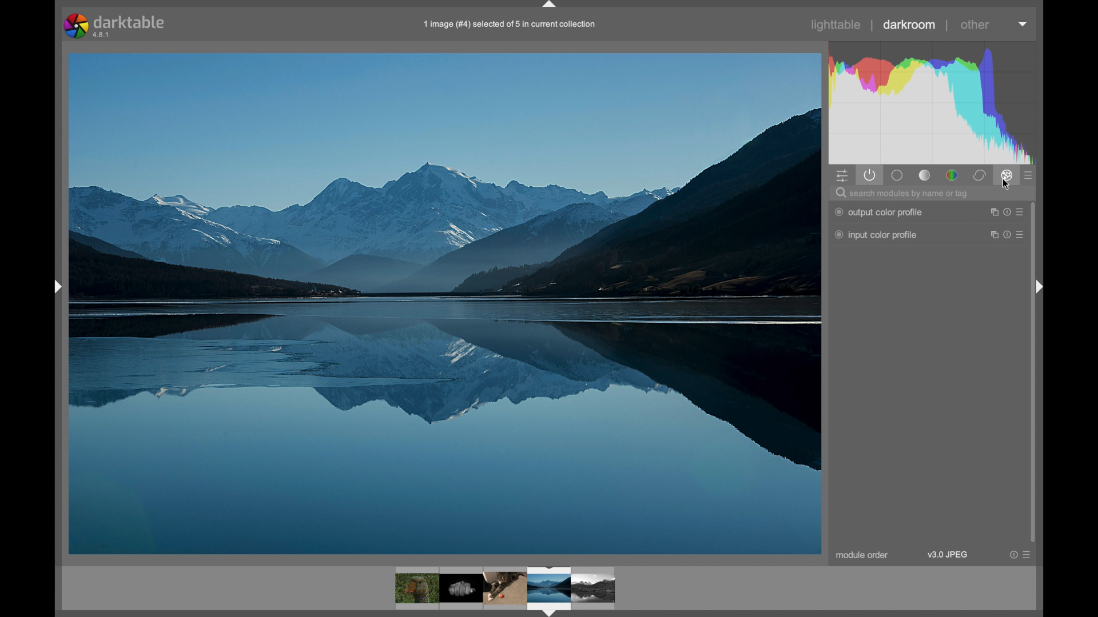 Image resolution: width=1098 pixels, height=617 pixels. What do you see at coordinates (876, 235) in the screenshot?
I see `input color profile` at bounding box center [876, 235].